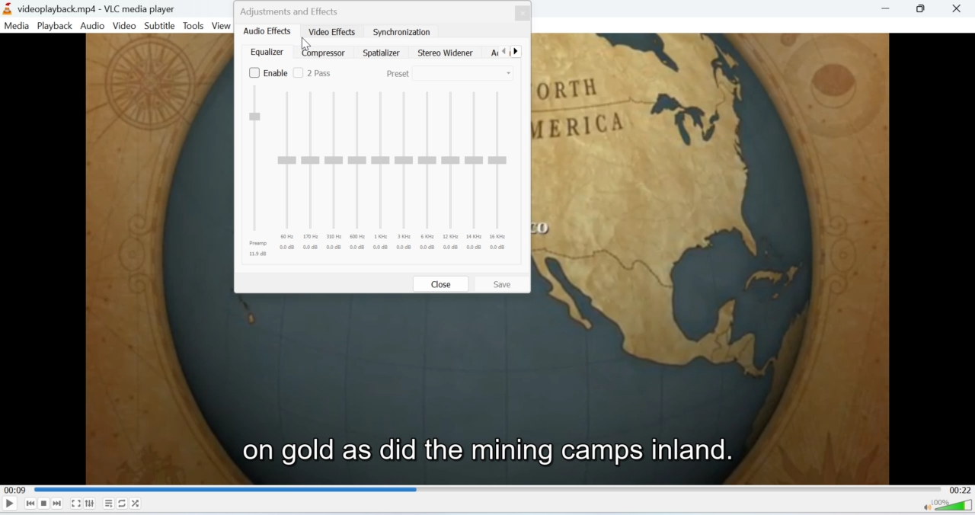  I want to click on Shuffle, so click(136, 504).